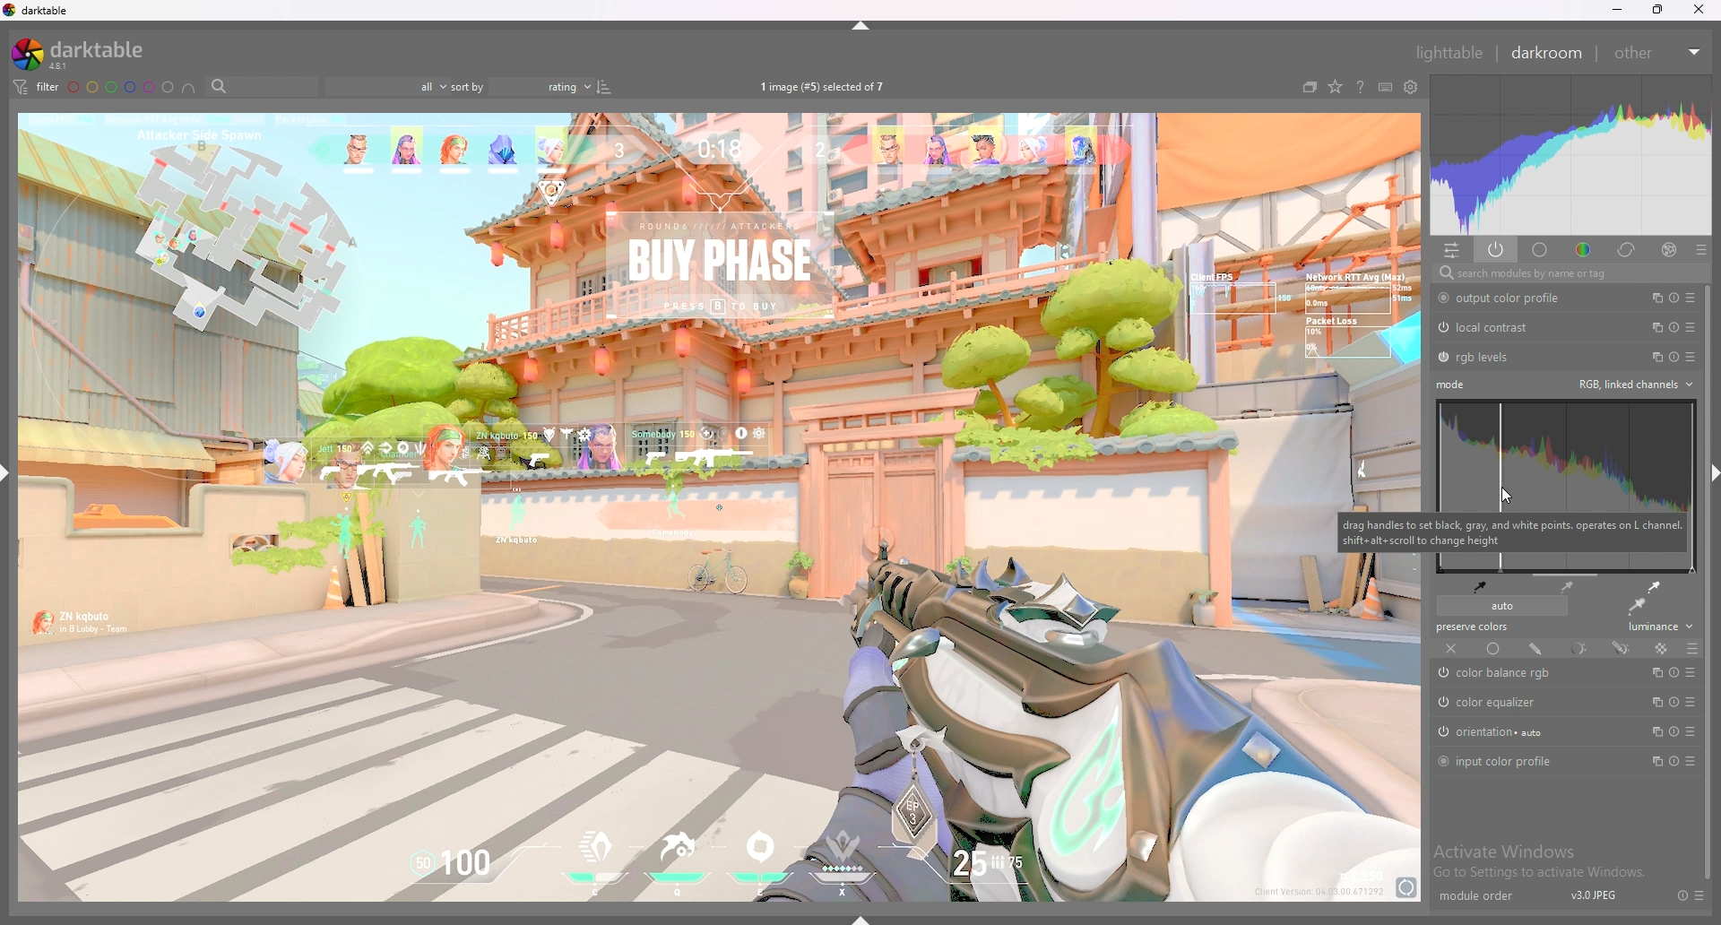 This screenshot has height=925, width=1721. What do you see at coordinates (1500, 606) in the screenshot?
I see `auto` at bounding box center [1500, 606].